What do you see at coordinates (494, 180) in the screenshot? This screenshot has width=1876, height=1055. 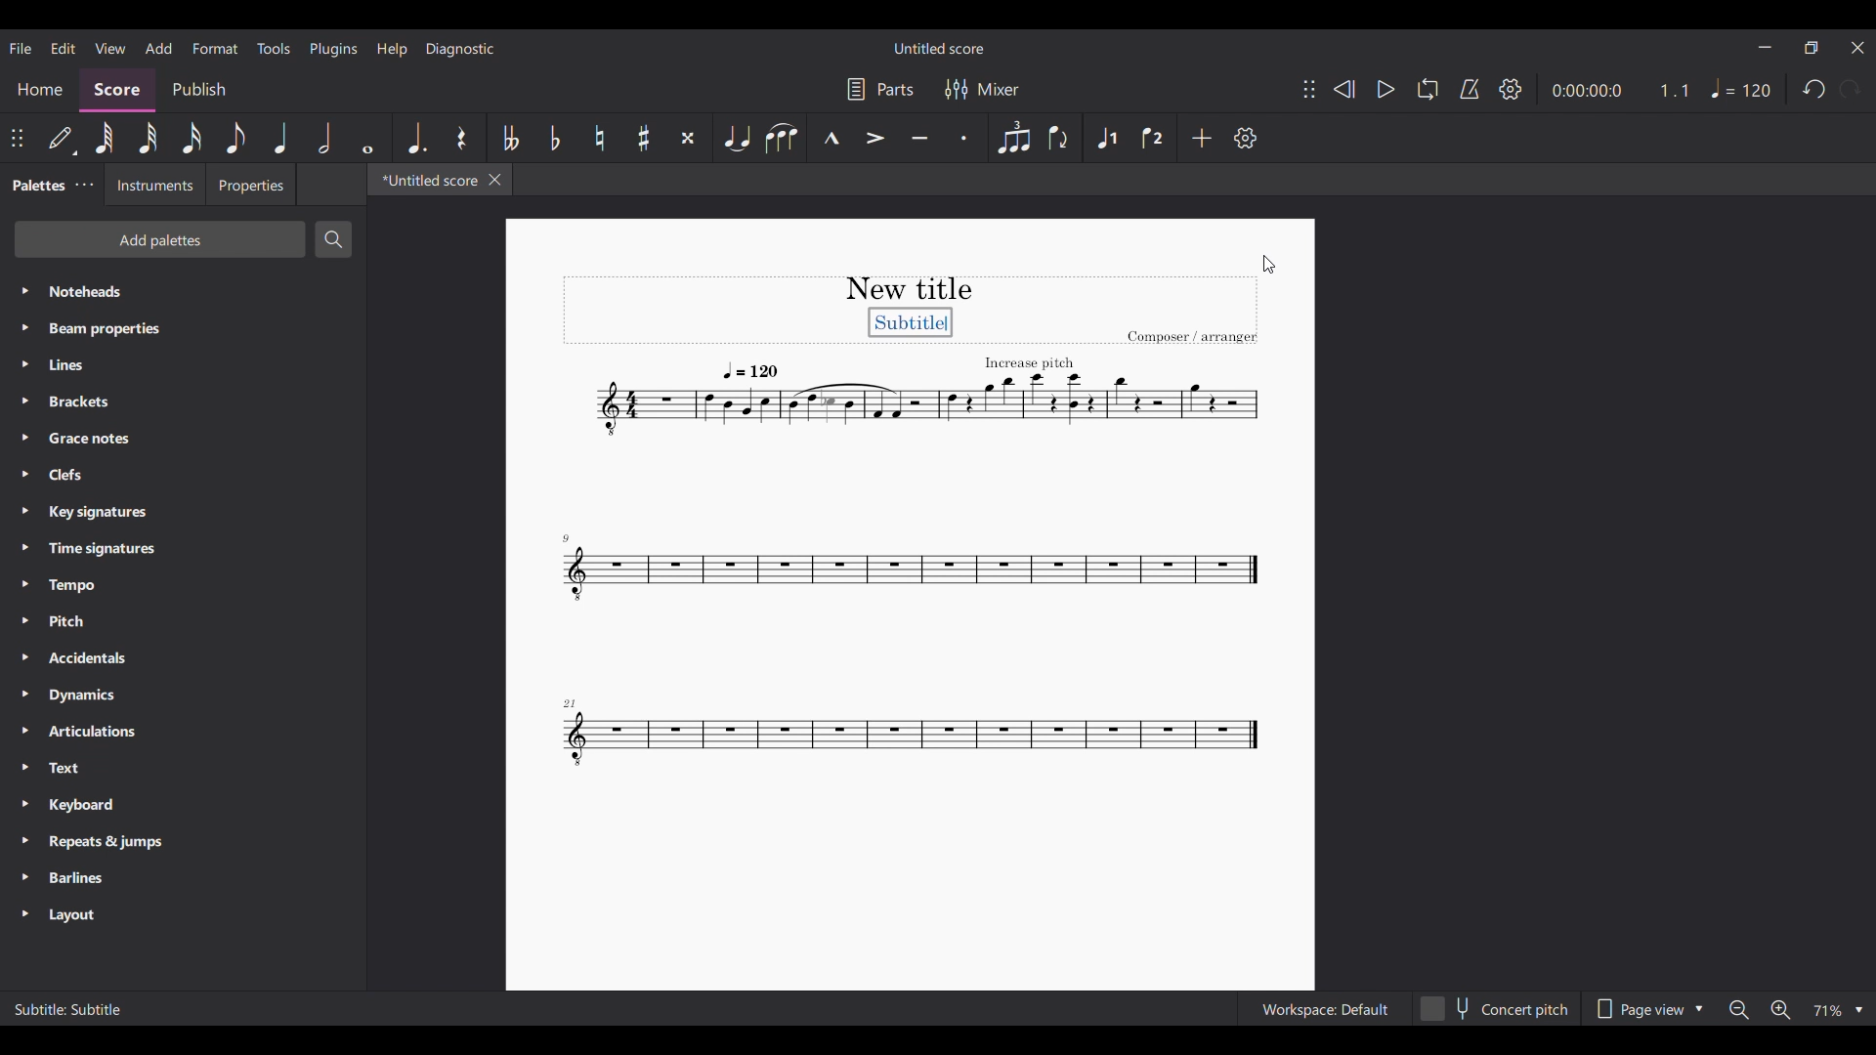 I see `Close tab` at bounding box center [494, 180].